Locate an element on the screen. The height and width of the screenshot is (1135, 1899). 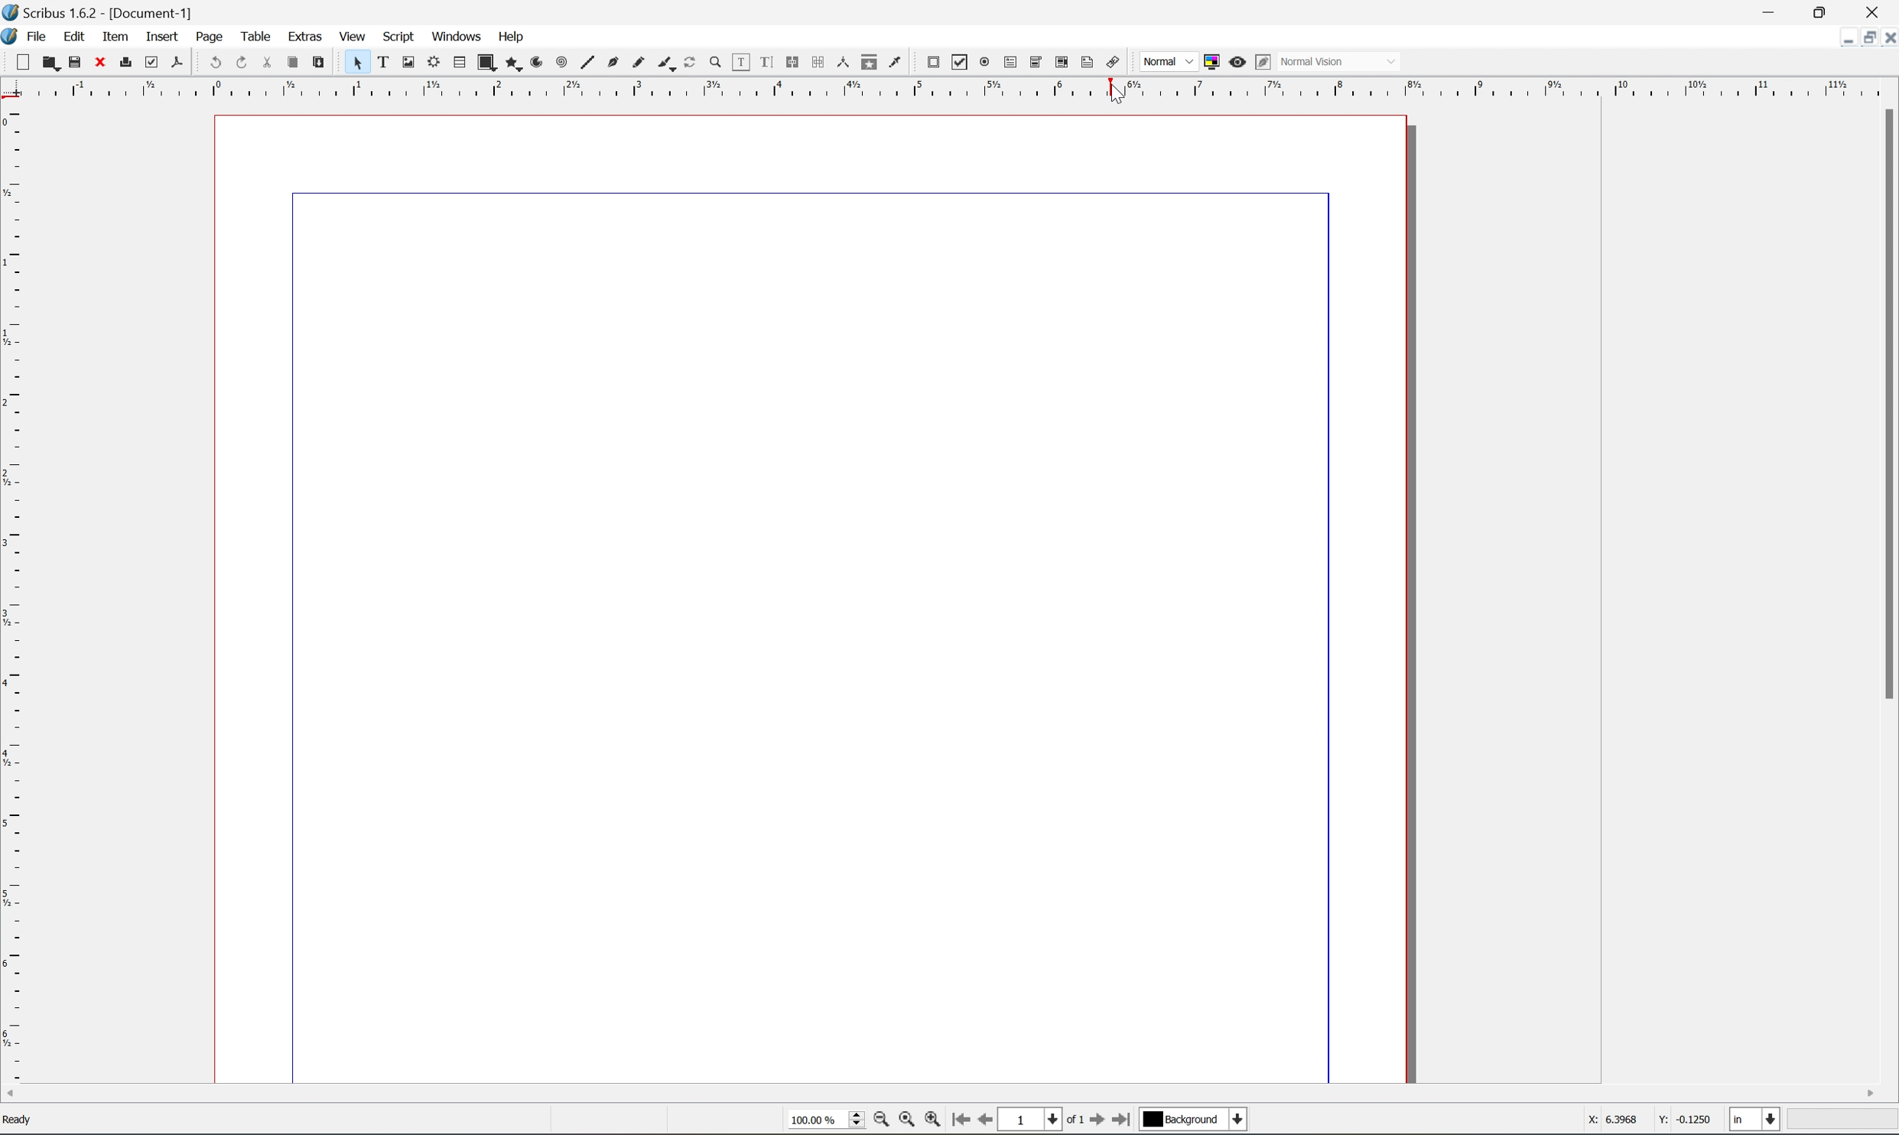
zoom to 100% is located at coordinates (908, 1123).